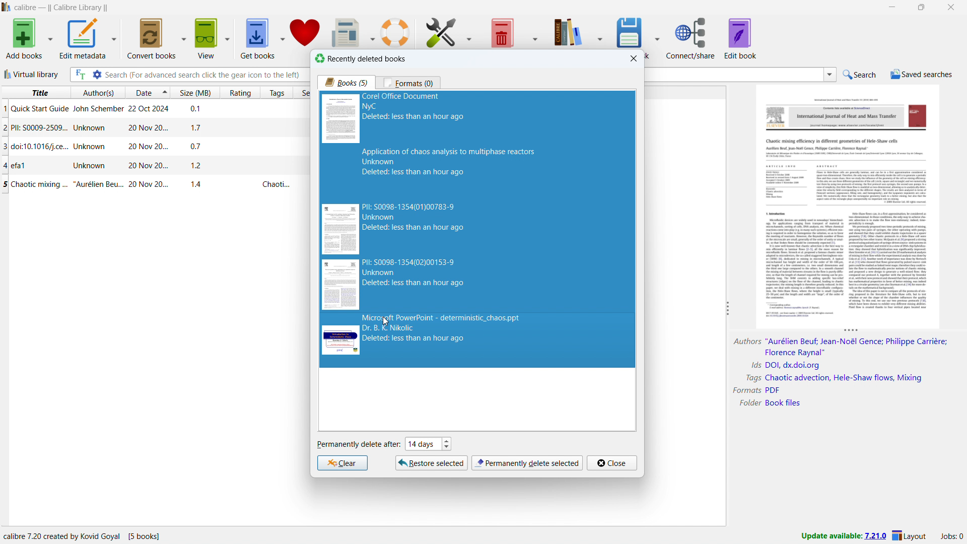  What do you see at coordinates (240, 93) in the screenshot?
I see `sort by rating` at bounding box center [240, 93].